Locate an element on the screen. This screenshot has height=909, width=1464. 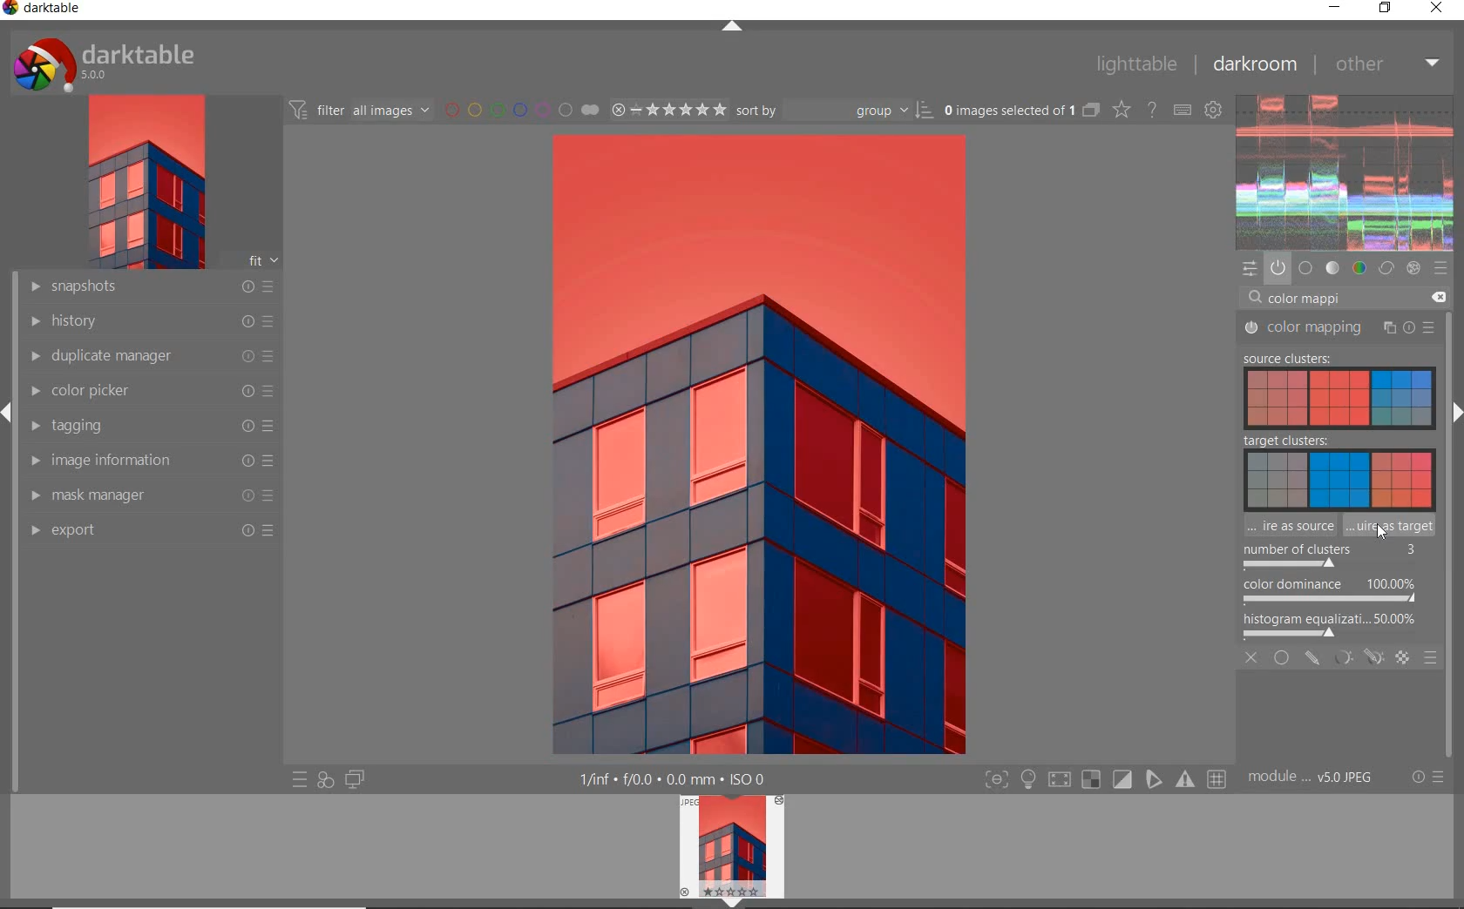
image is located at coordinates (142, 182).